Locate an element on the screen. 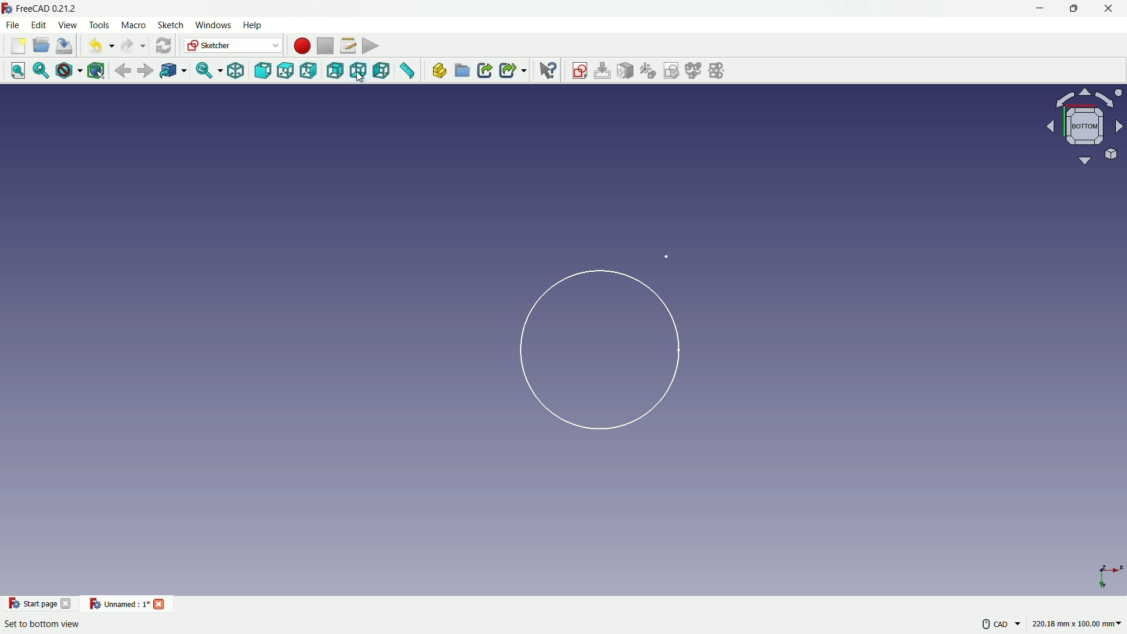 Image resolution: width=1127 pixels, height=634 pixels. help is located at coordinates (548, 71).